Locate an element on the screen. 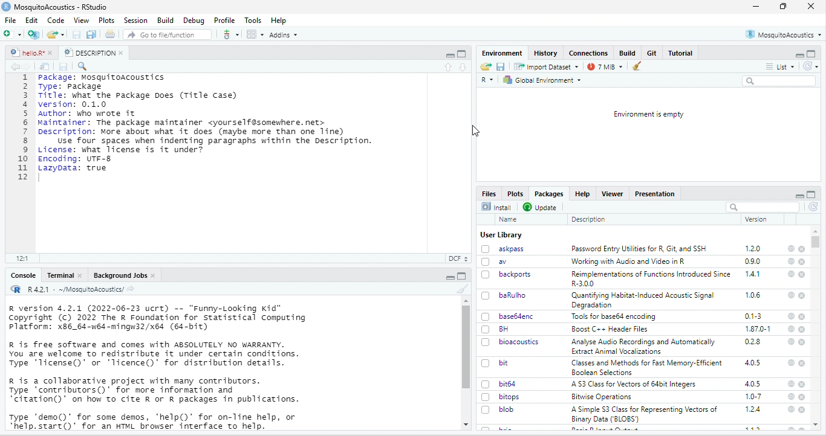  blob is located at coordinates (500, 409).